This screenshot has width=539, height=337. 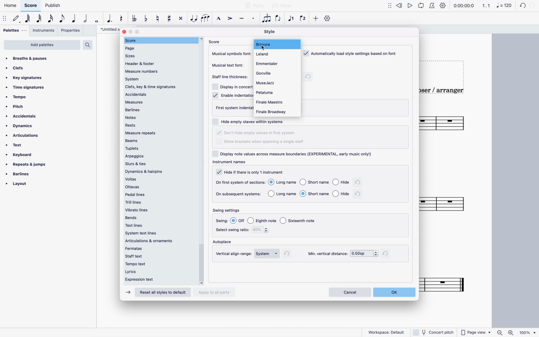 I want to click on scroll, so click(x=203, y=161).